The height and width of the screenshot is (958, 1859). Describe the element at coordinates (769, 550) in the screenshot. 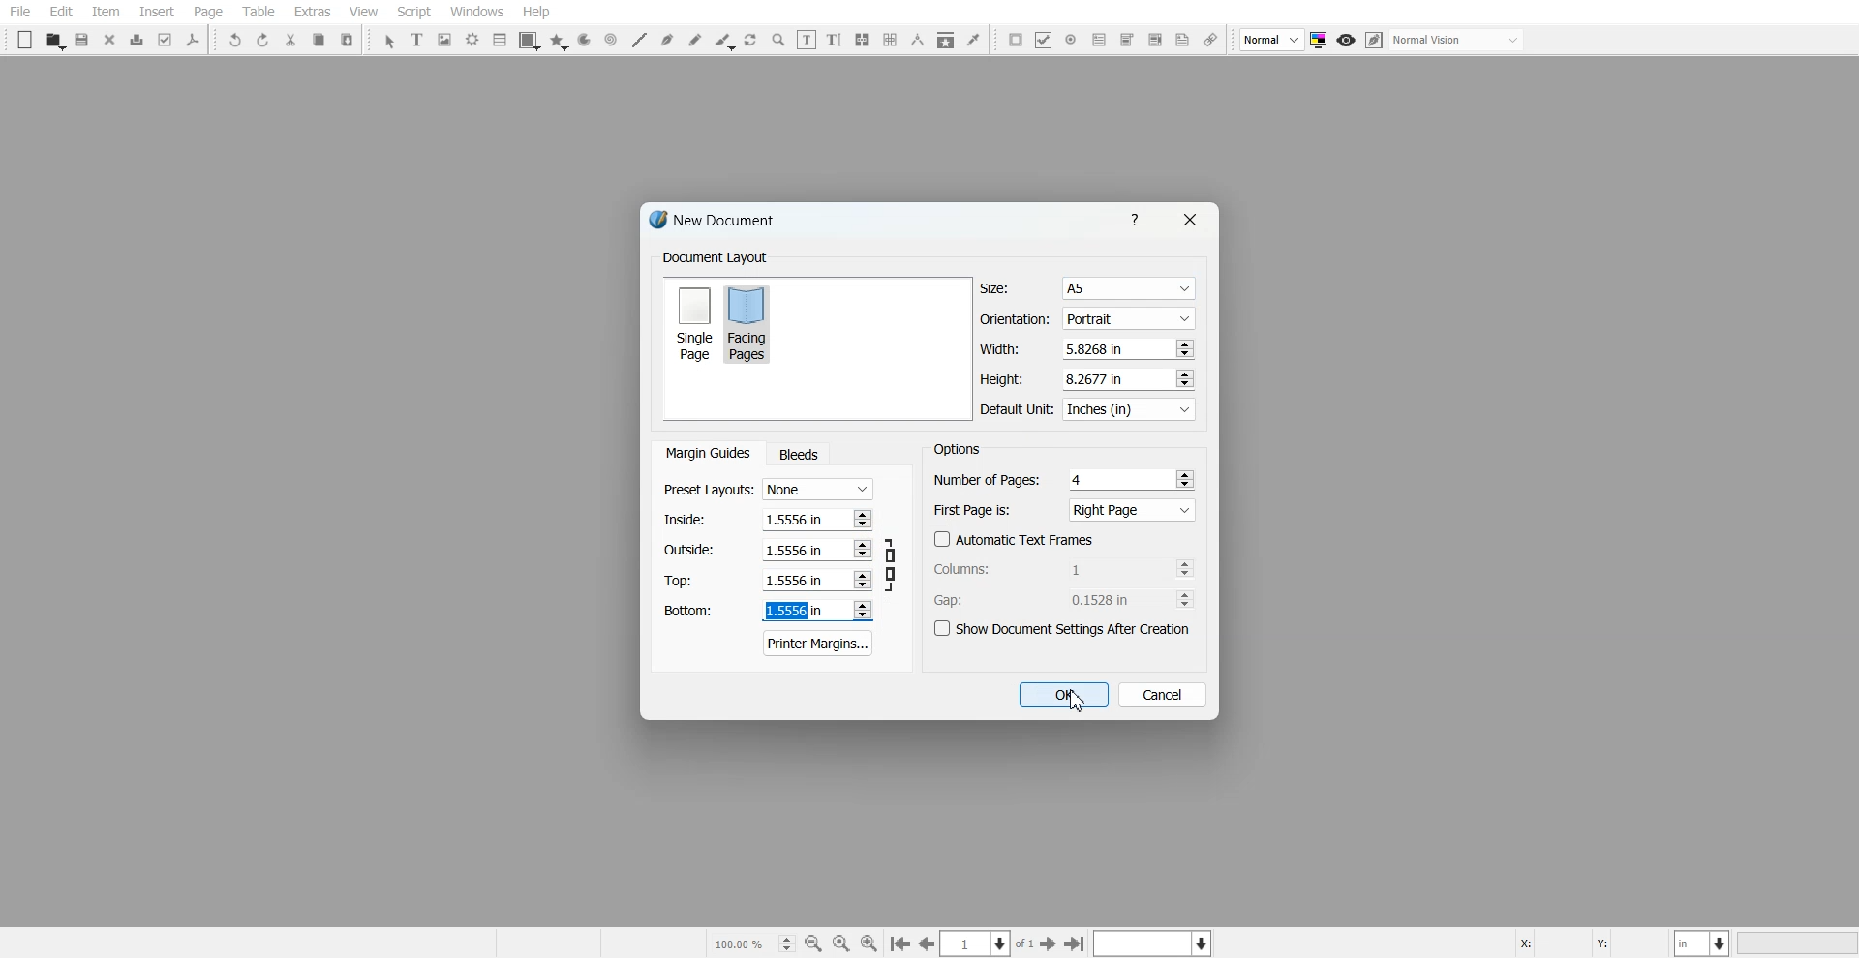

I see `Right margin adjuster` at that location.